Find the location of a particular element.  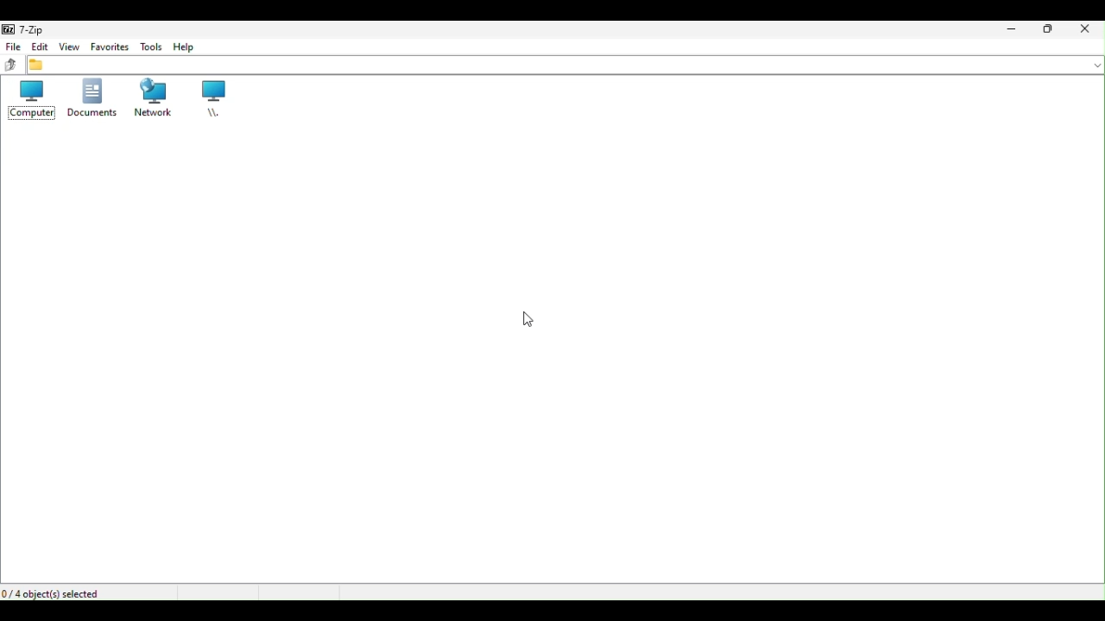

file is located at coordinates (12, 46).